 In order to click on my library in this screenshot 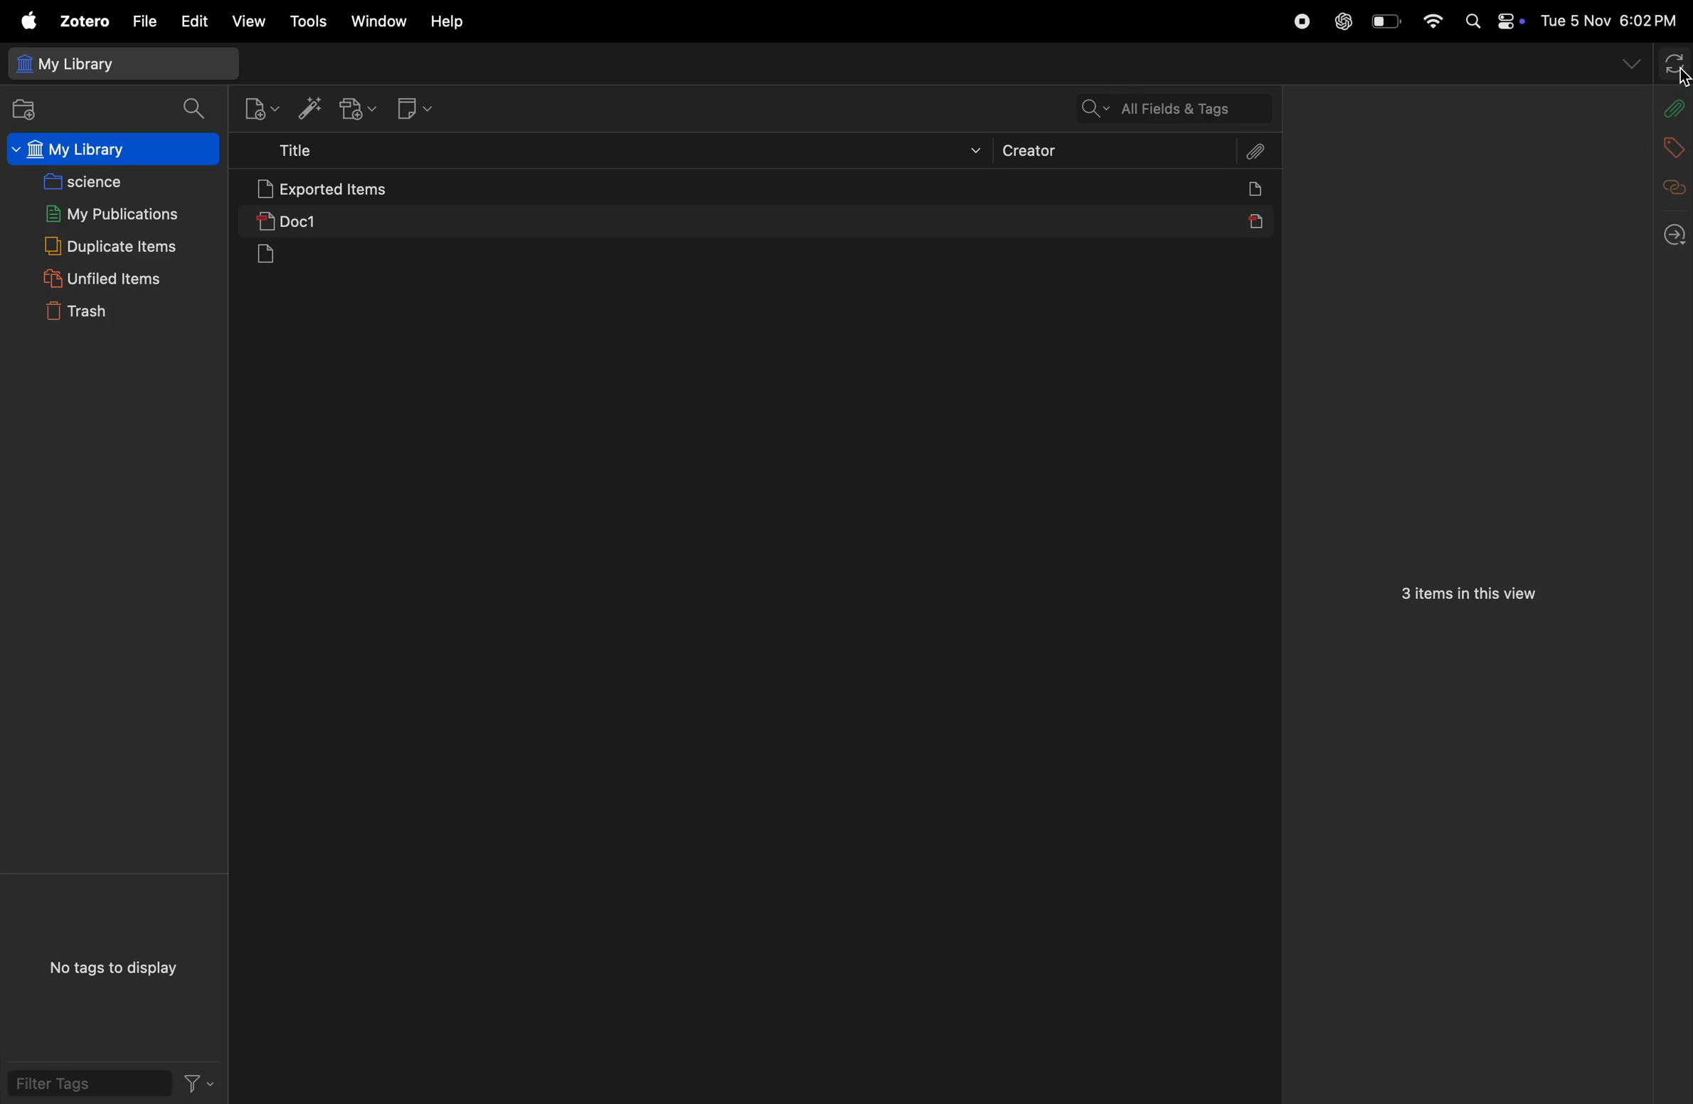, I will do `click(116, 65)`.